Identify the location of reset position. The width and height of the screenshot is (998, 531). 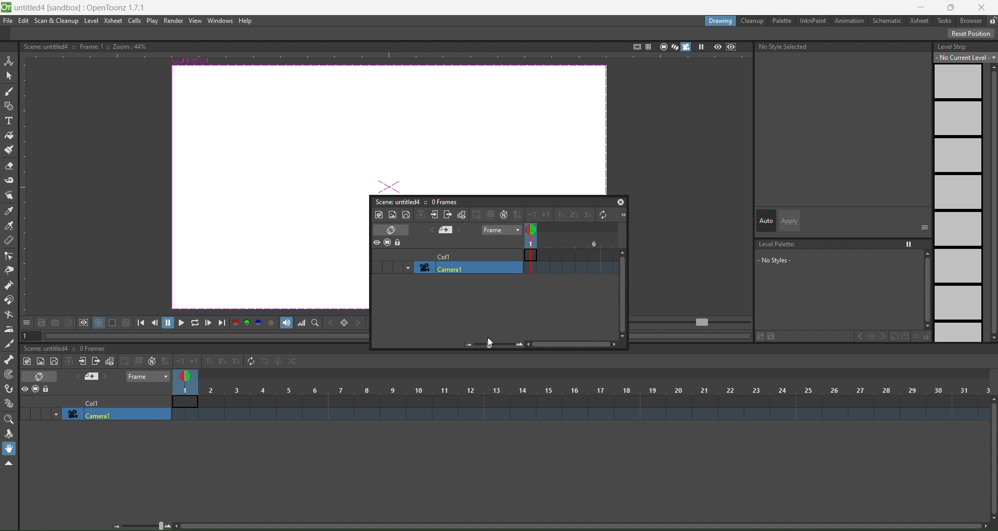
(972, 34).